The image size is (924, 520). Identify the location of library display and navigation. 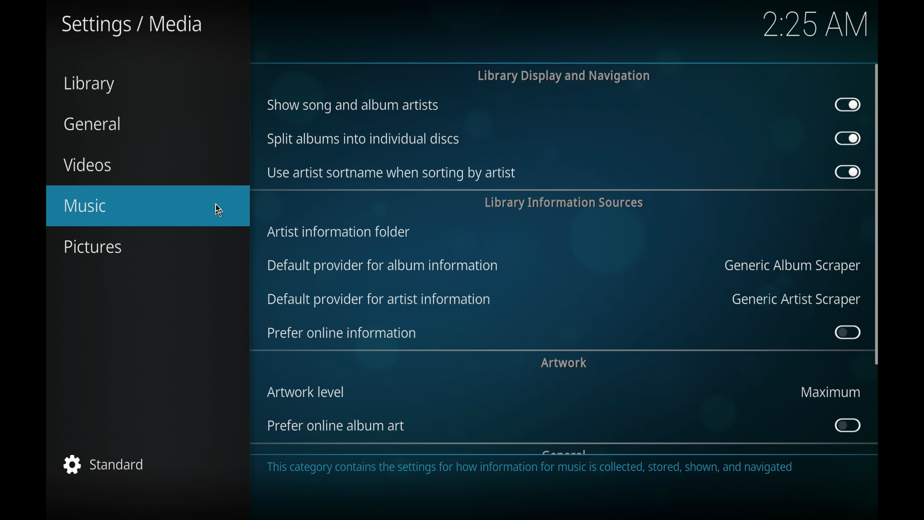
(563, 76).